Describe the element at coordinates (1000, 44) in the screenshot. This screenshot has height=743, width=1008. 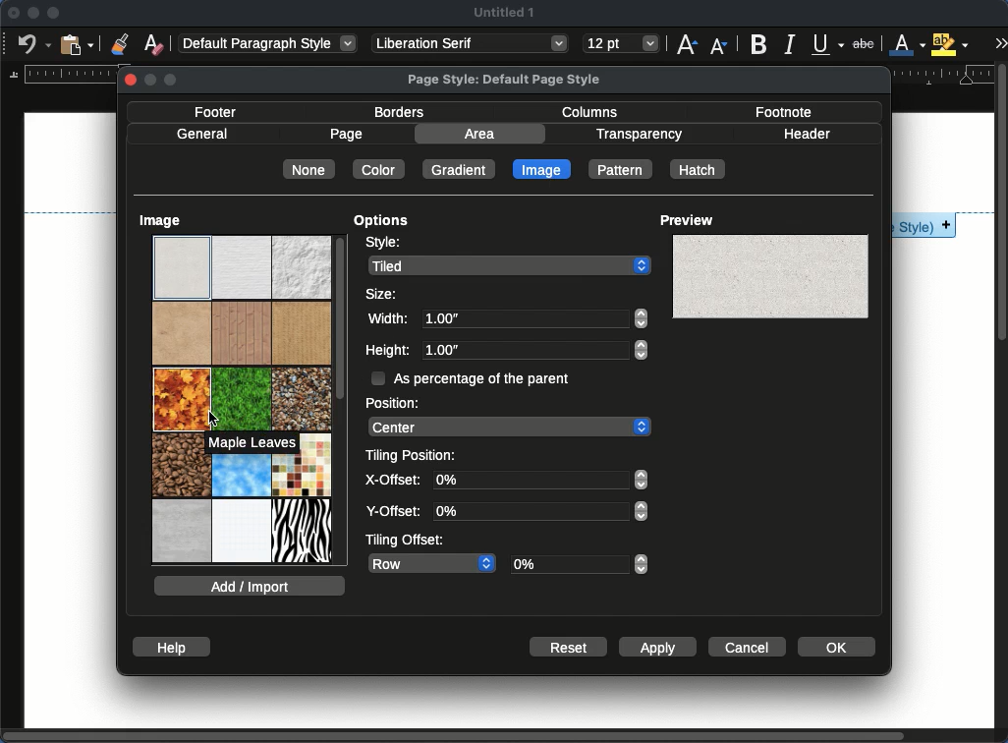
I see `expand` at that location.